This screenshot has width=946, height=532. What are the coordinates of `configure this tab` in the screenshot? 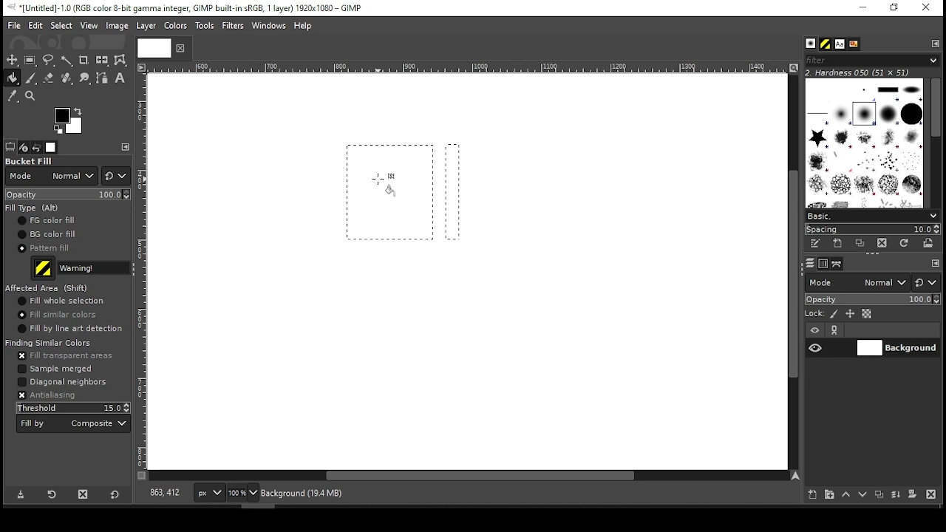 It's located at (936, 265).